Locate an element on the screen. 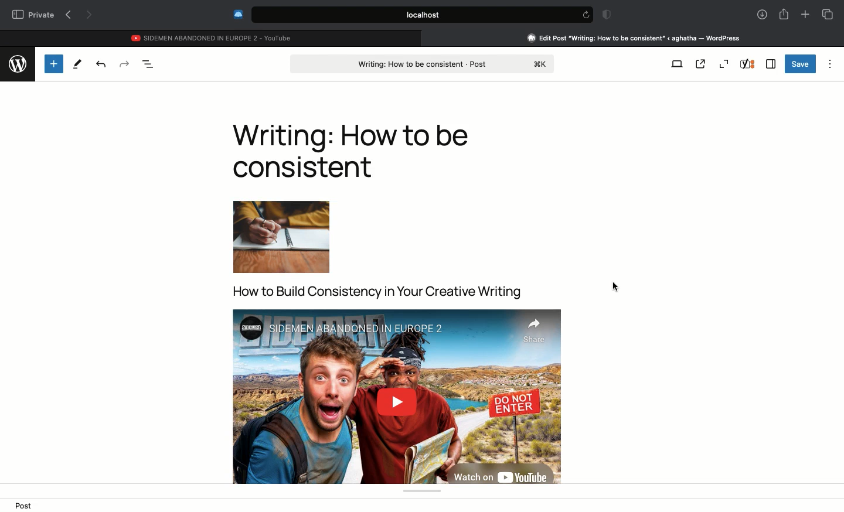 The image size is (844, 512). Youtube is located at coordinates (213, 36).